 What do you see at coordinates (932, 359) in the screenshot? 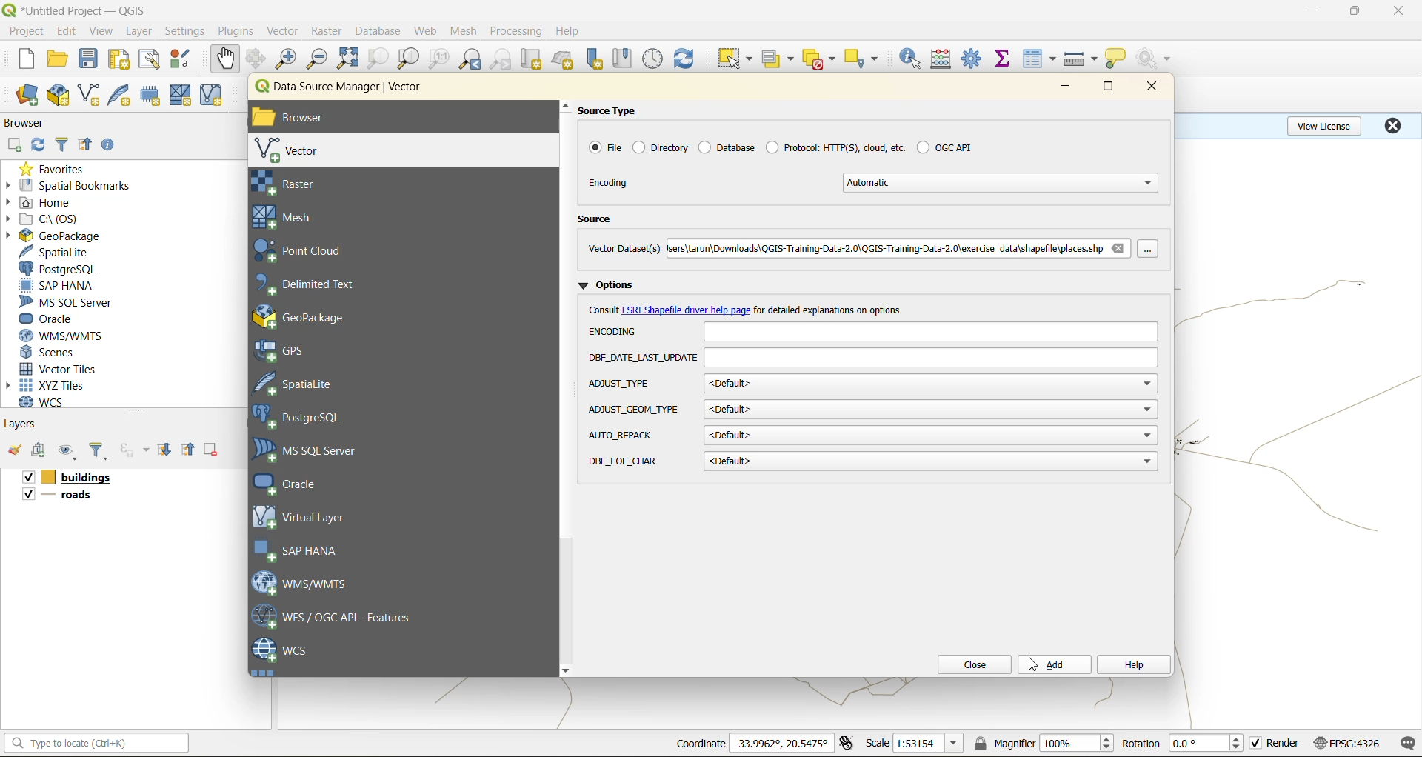
I see `dbf date last update` at bounding box center [932, 359].